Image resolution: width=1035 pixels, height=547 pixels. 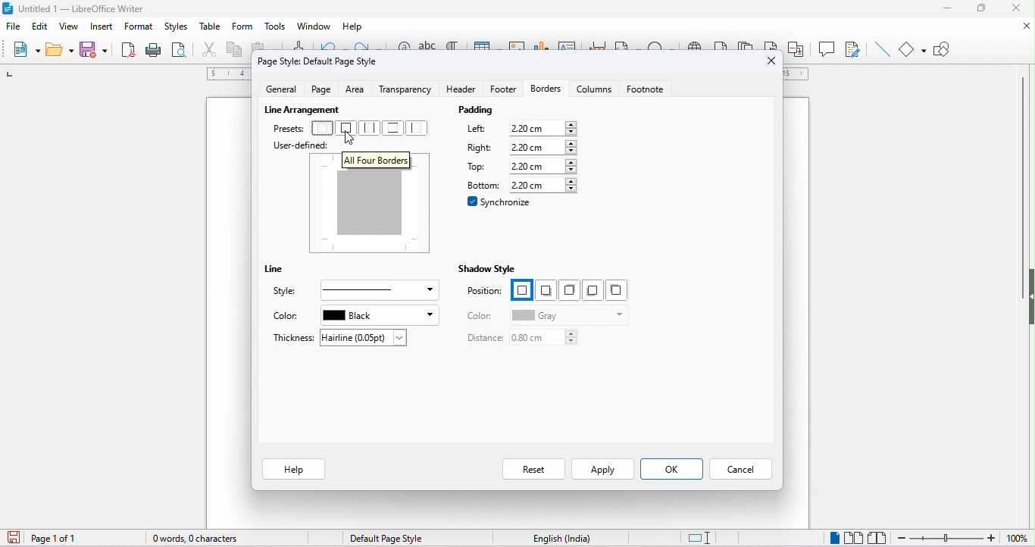 I want to click on form, so click(x=241, y=28).